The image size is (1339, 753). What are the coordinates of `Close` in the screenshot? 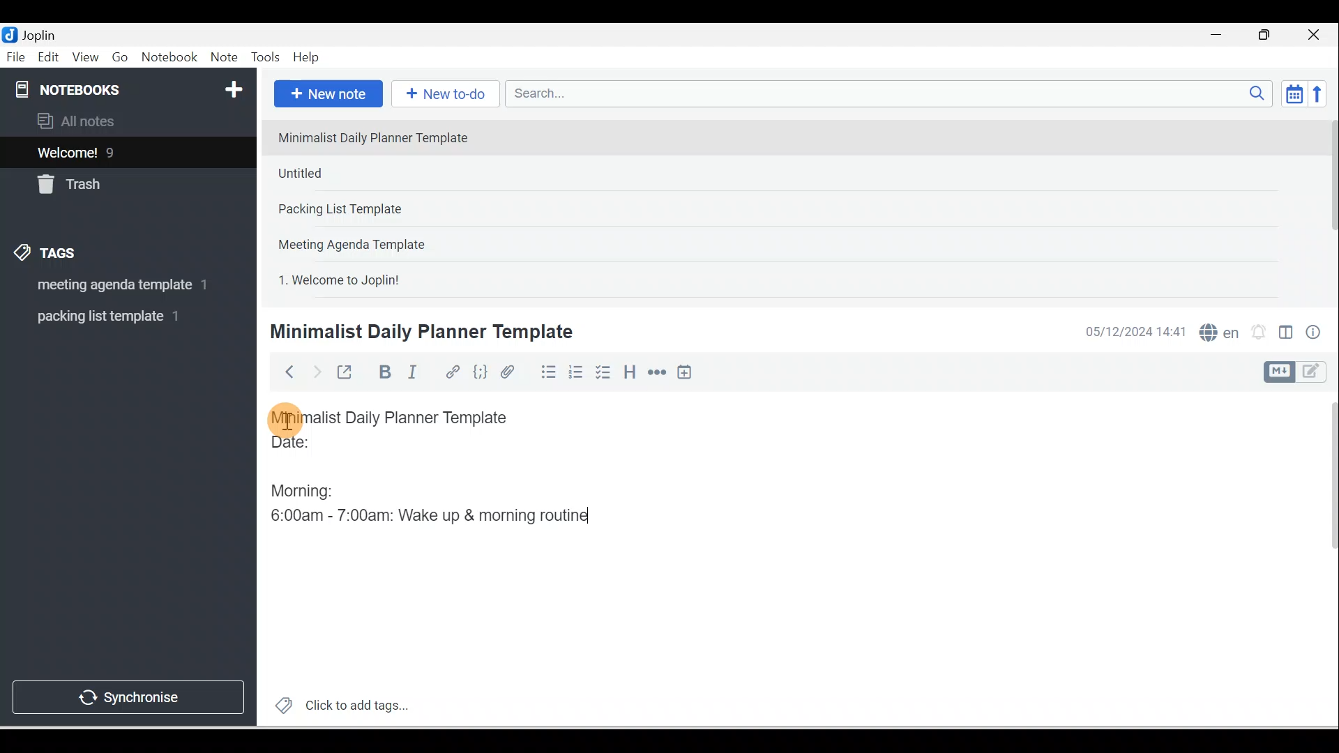 It's located at (1317, 35).